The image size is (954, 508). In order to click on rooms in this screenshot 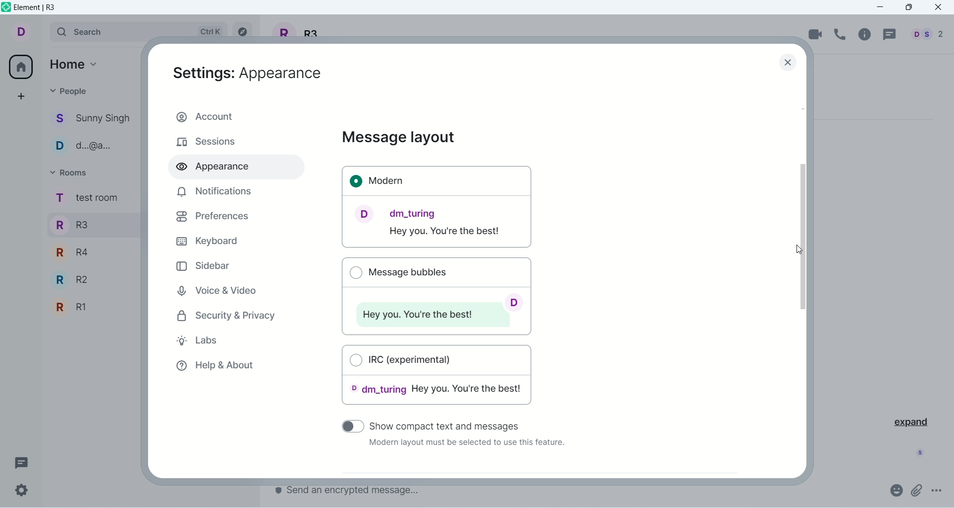, I will do `click(85, 199)`.